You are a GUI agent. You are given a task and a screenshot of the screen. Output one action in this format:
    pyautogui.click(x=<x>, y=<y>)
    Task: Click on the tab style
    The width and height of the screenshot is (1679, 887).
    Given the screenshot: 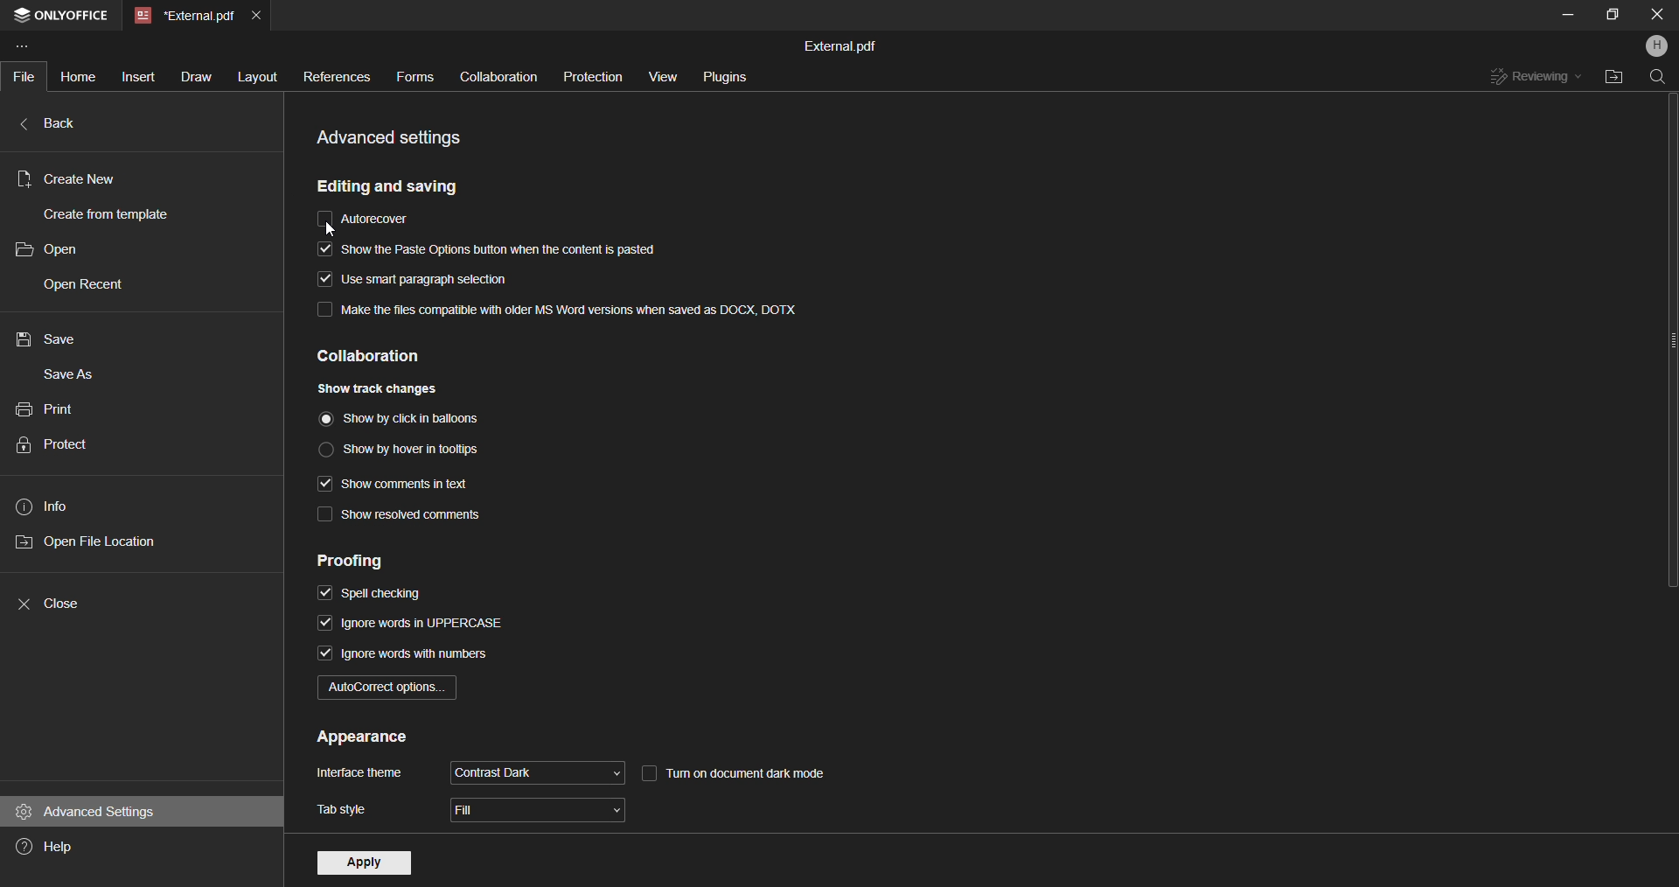 What is the action you would take?
    pyautogui.click(x=342, y=810)
    